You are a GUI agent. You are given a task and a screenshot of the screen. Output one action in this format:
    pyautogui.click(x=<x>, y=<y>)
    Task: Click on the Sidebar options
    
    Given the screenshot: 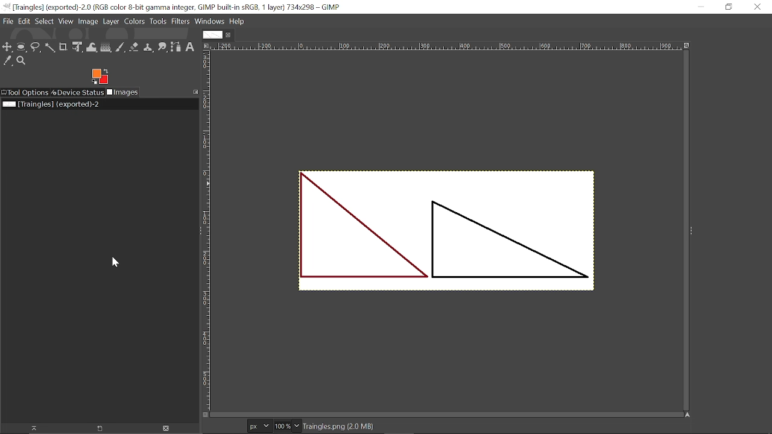 What is the action you would take?
    pyautogui.click(x=692, y=230)
    